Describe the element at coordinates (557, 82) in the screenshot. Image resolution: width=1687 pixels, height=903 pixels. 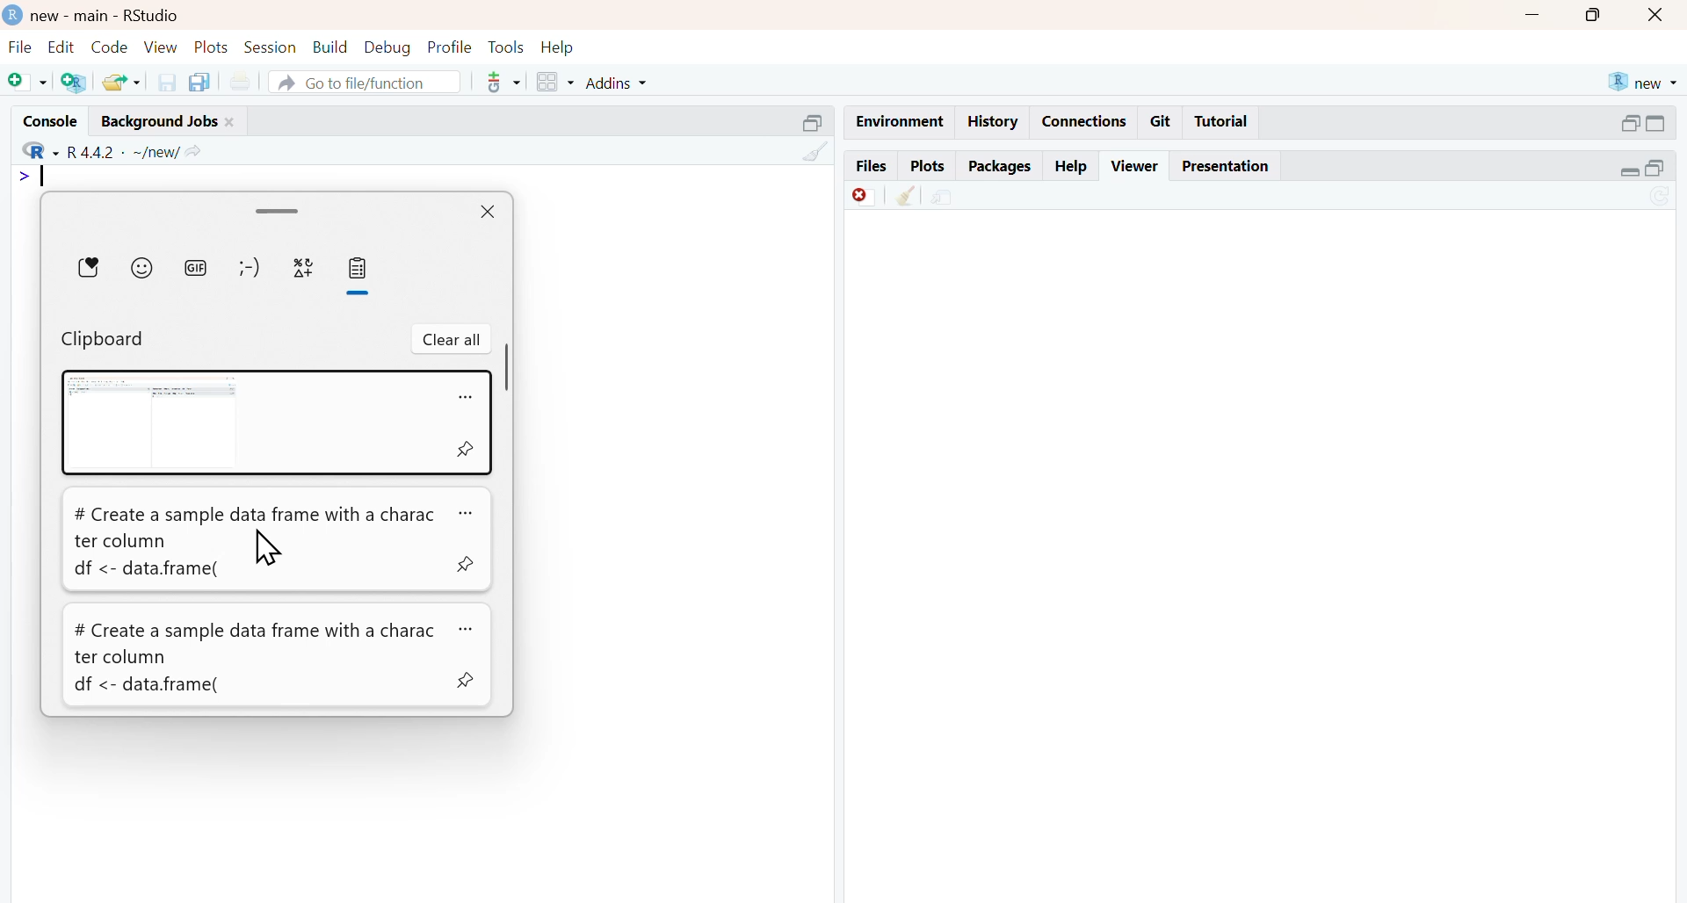
I see `grid` at that location.